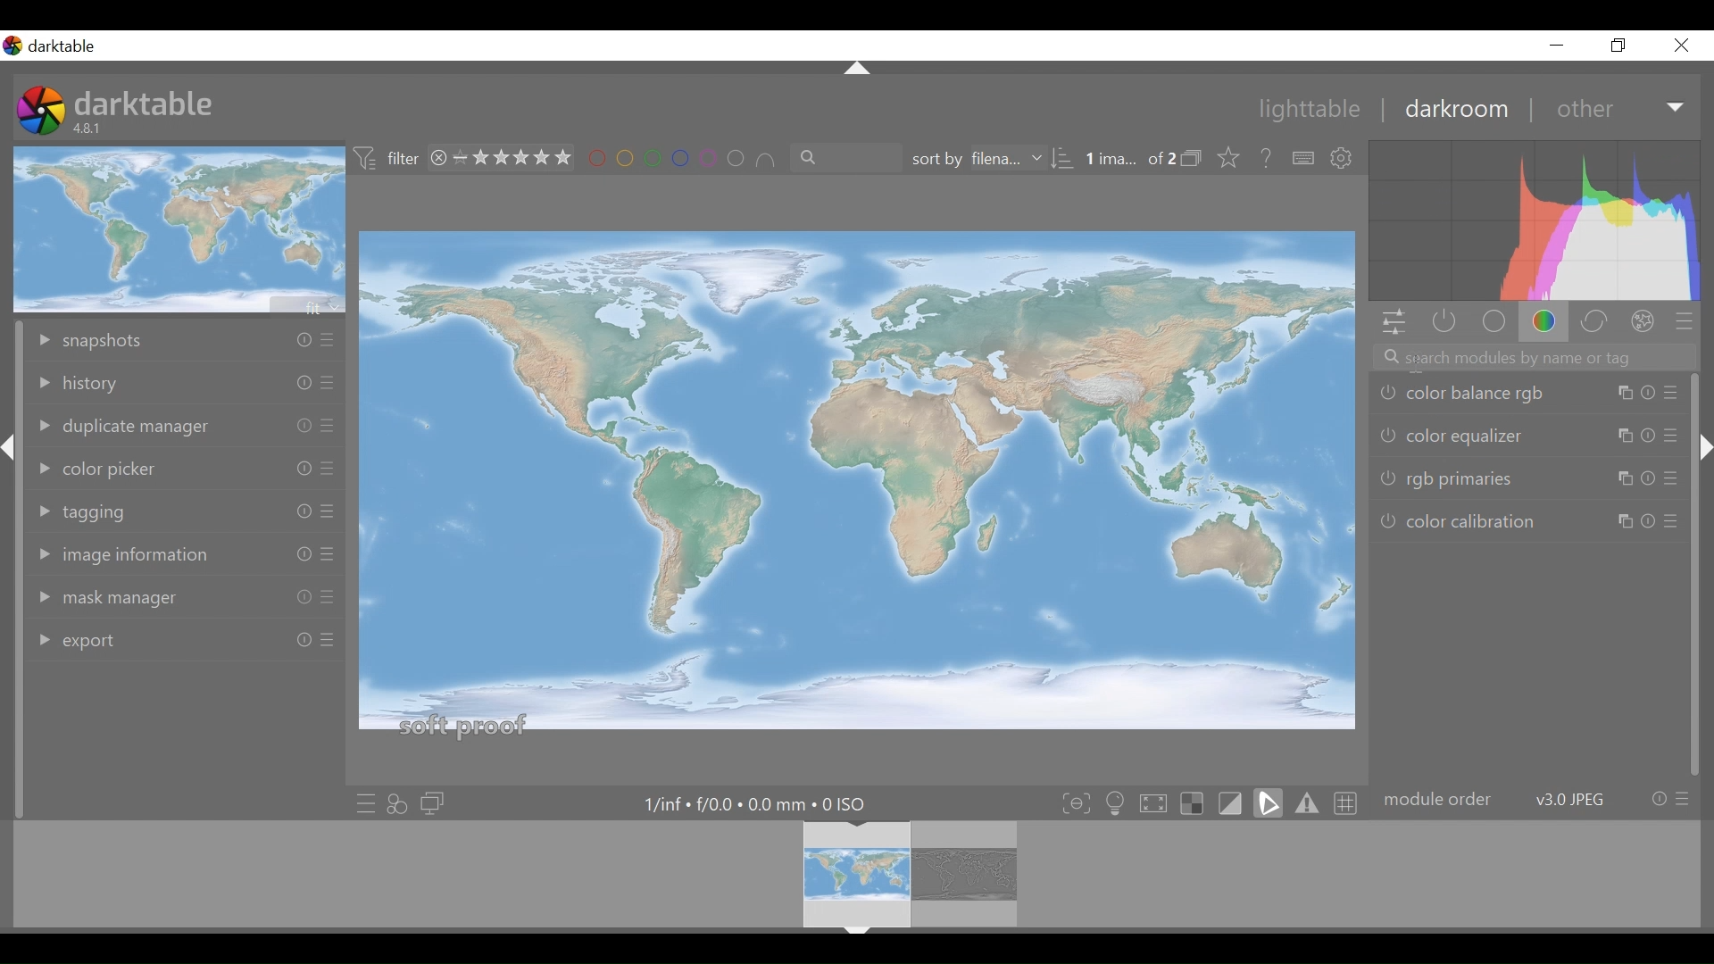 This screenshot has width=1714, height=964. What do you see at coordinates (1528, 435) in the screenshot?
I see `color equalizer` at bounding box center [1528, 435].